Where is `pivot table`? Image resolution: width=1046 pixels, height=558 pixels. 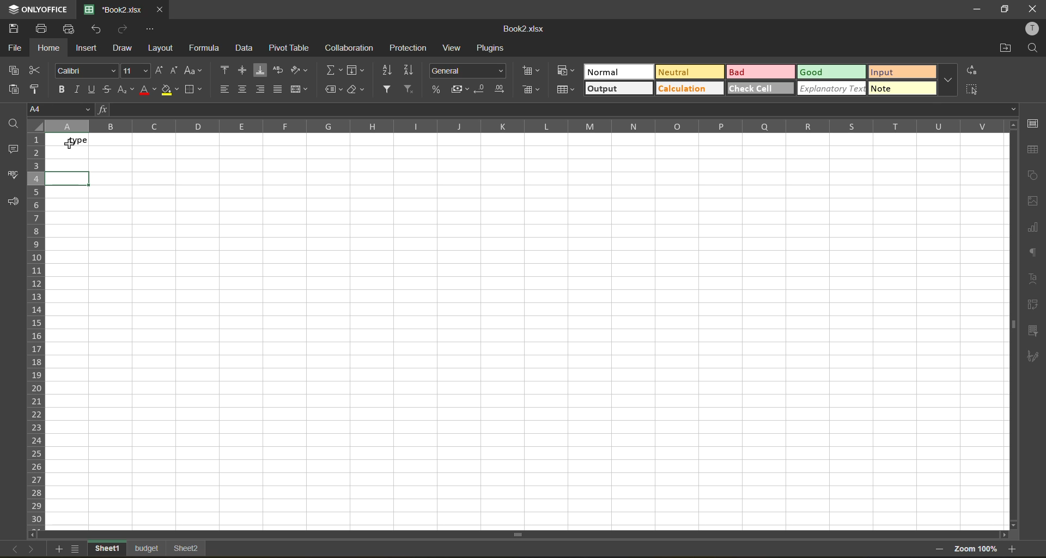
pivot table is located at coordinates (290, 48).